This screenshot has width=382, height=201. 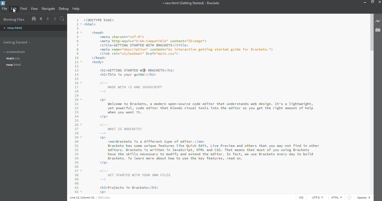 I want to click on find, so click(x=24, y=9).